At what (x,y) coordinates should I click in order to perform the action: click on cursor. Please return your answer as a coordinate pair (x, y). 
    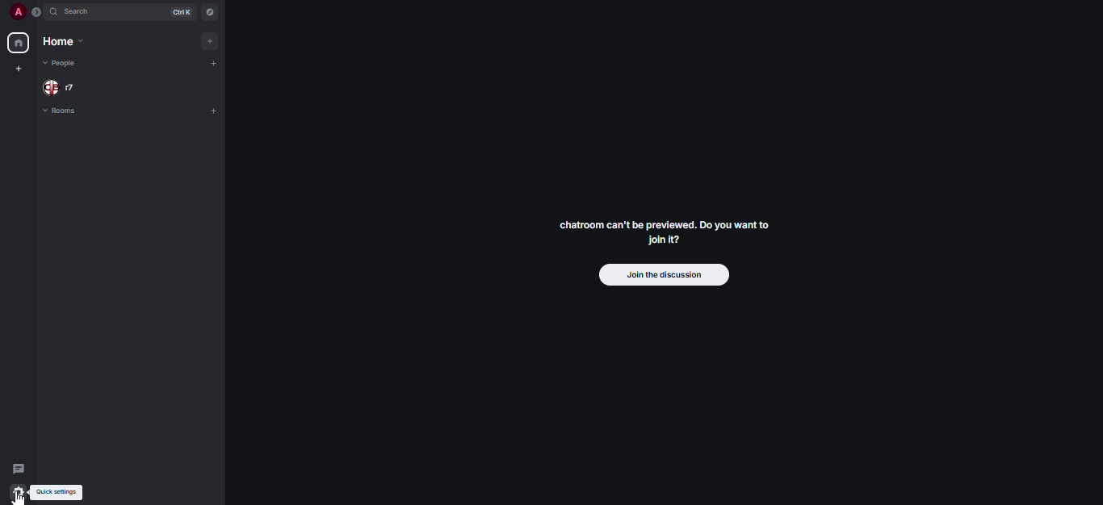
    Looking at the image, I should click on (19, 497).